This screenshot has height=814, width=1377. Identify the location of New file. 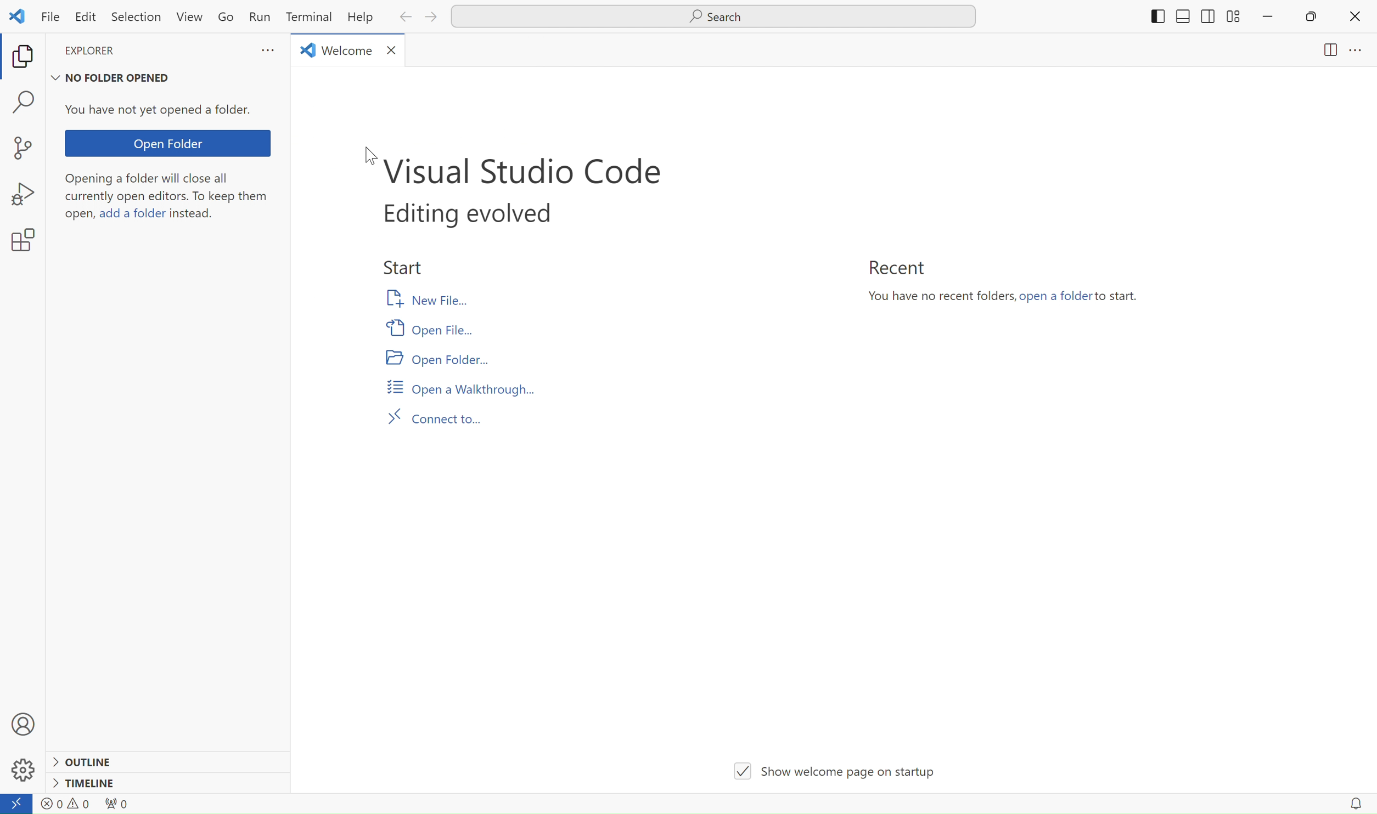
(422, 298).